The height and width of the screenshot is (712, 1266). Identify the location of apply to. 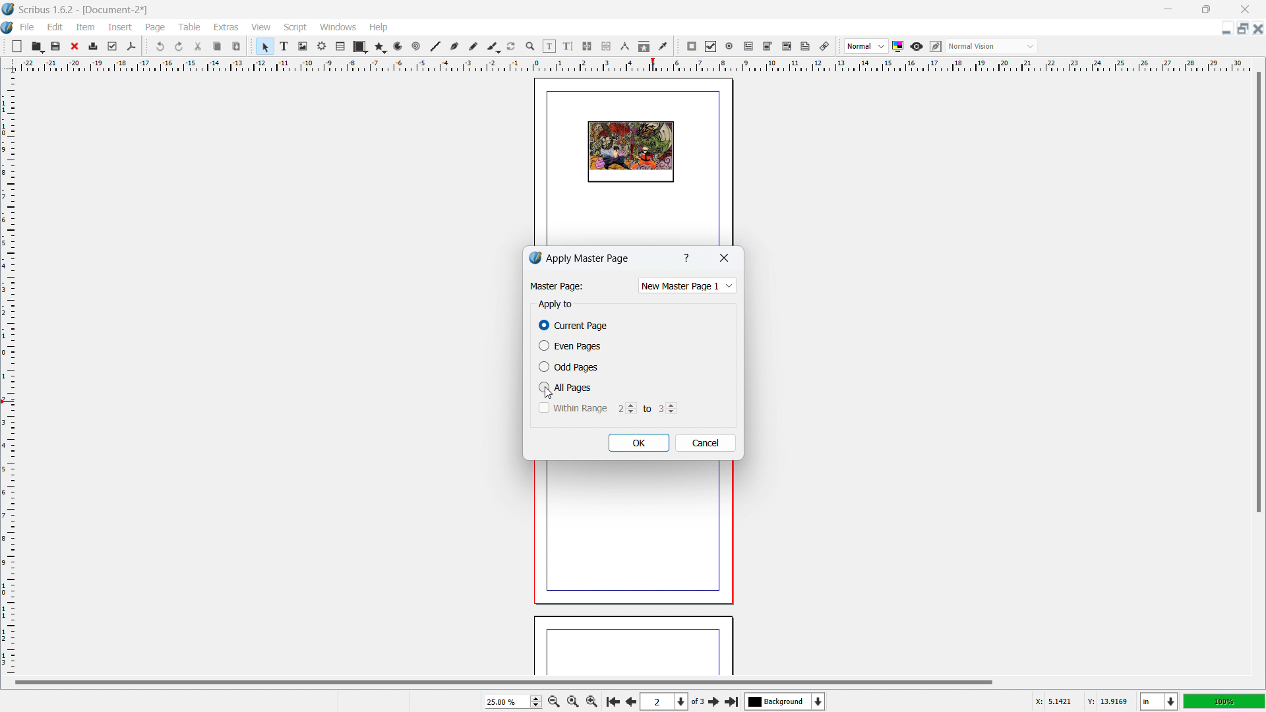
(555, 305).